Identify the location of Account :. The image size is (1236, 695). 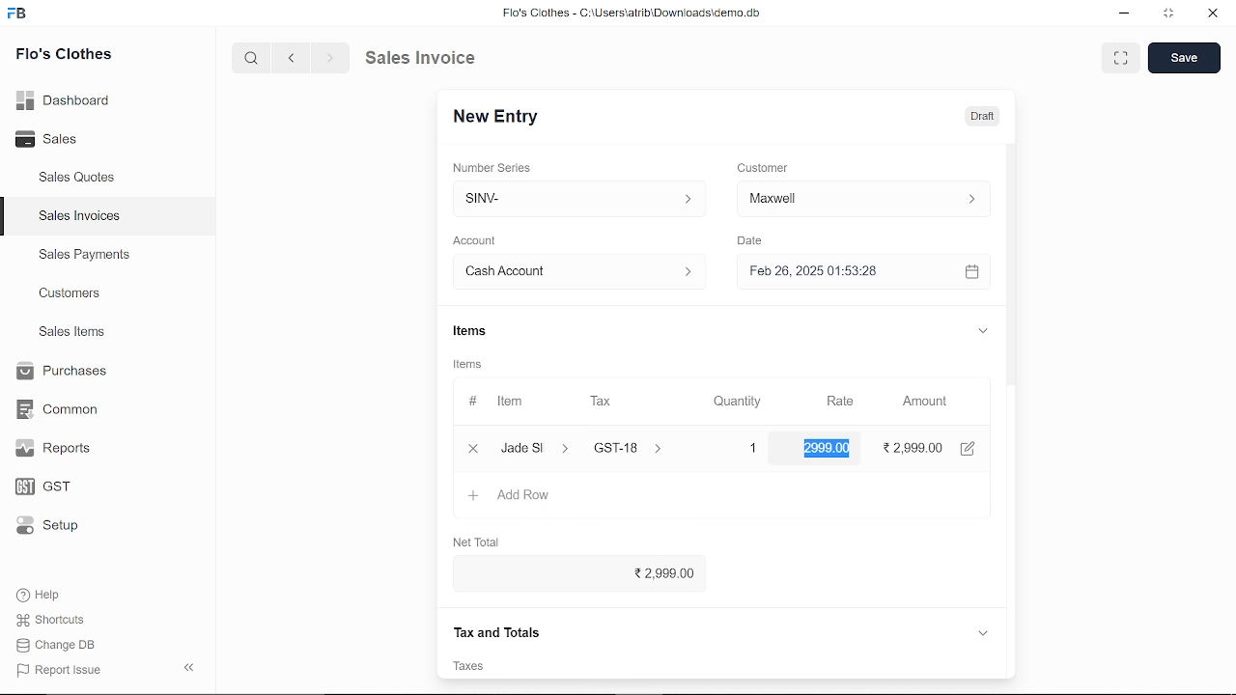
(577, 270).